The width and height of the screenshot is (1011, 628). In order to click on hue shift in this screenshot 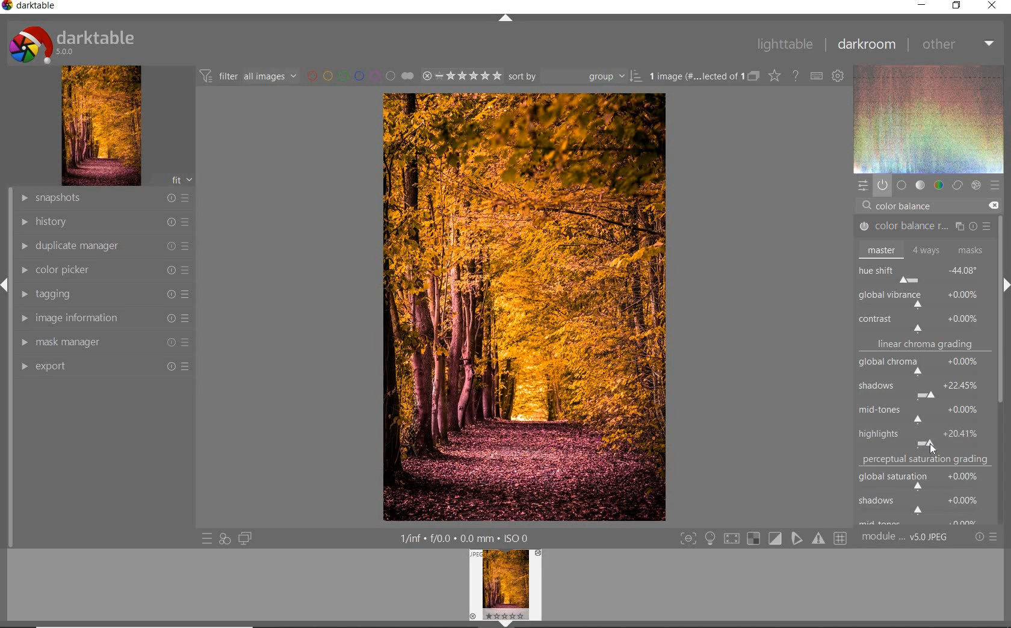, I will do `click(924, 272)`.